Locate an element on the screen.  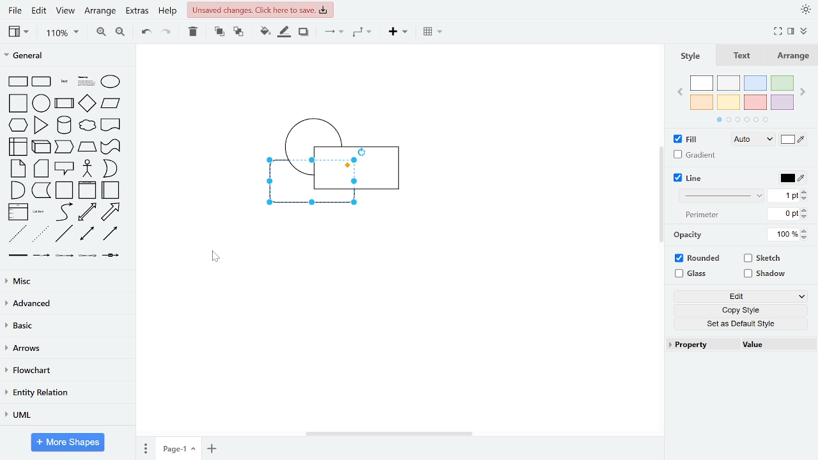
hexagon is located at coordinates (18, 125).